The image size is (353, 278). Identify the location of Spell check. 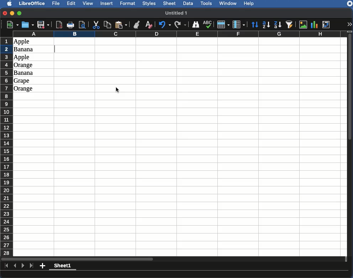
(207, 25).